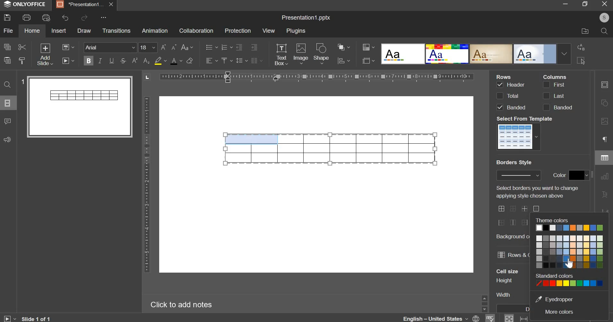  Describe the element at coordinates (89, 60) in the screenshot. I see `bold` at that location.